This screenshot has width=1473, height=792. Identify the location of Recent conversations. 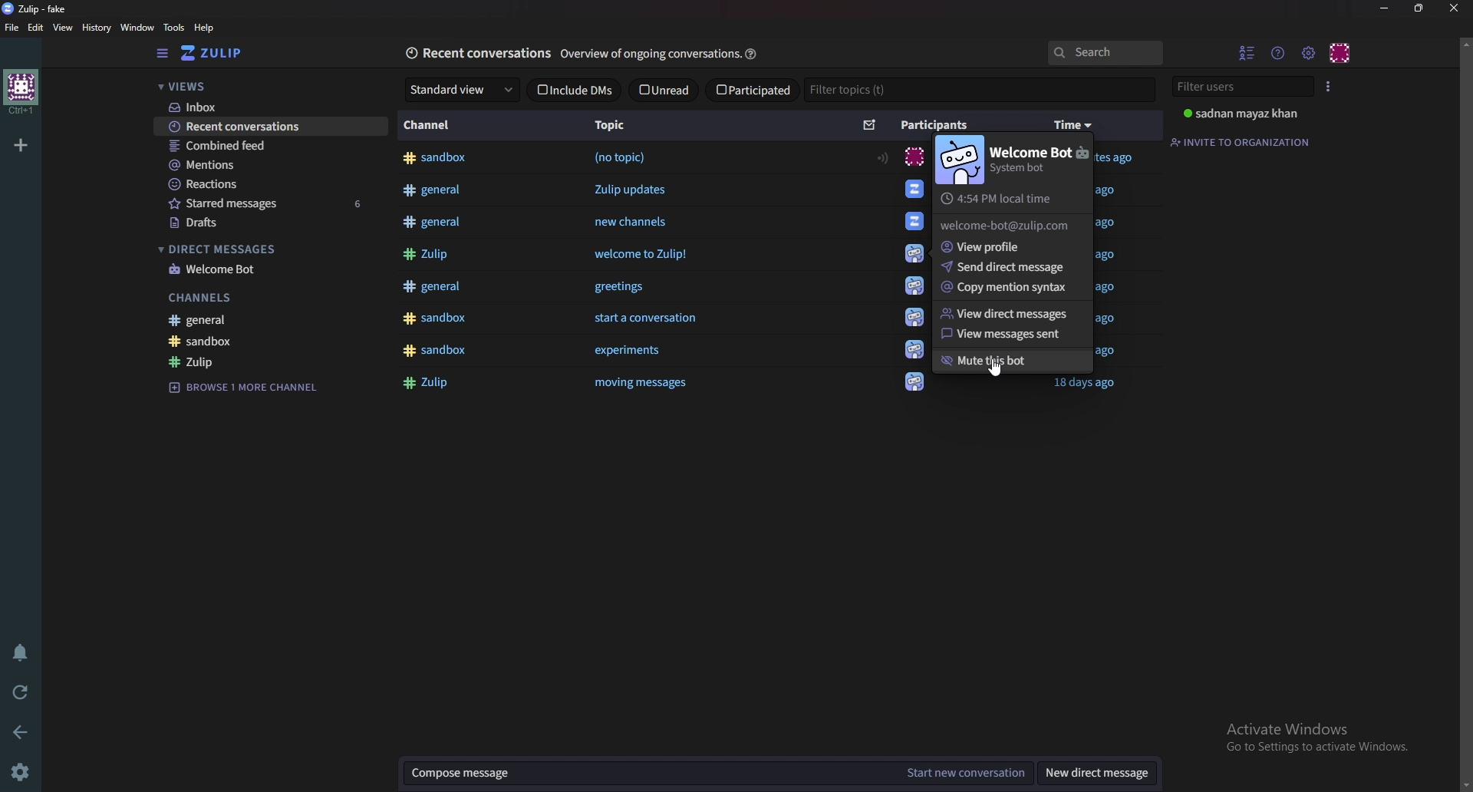
(476, 52).